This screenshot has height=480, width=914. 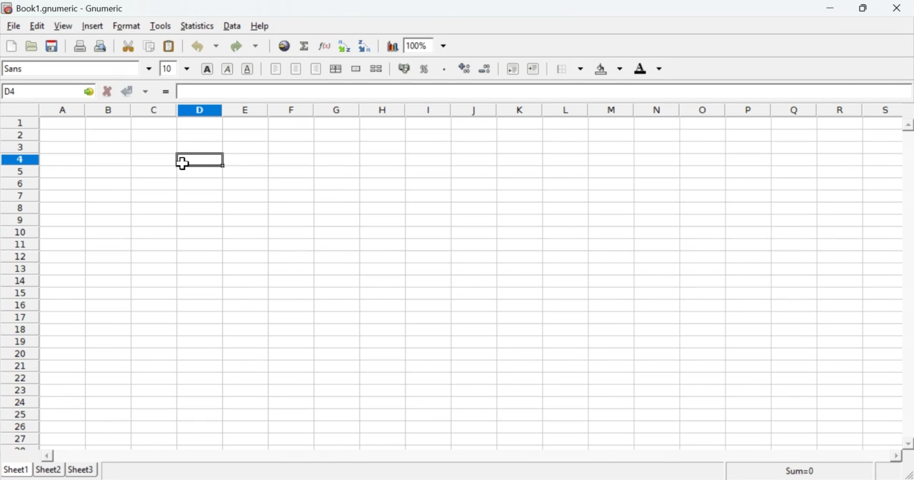 What do you see at coordinates (285, 46) in the screenshot?
I see `Insert hyperlink` at bounding box center [285, 46].